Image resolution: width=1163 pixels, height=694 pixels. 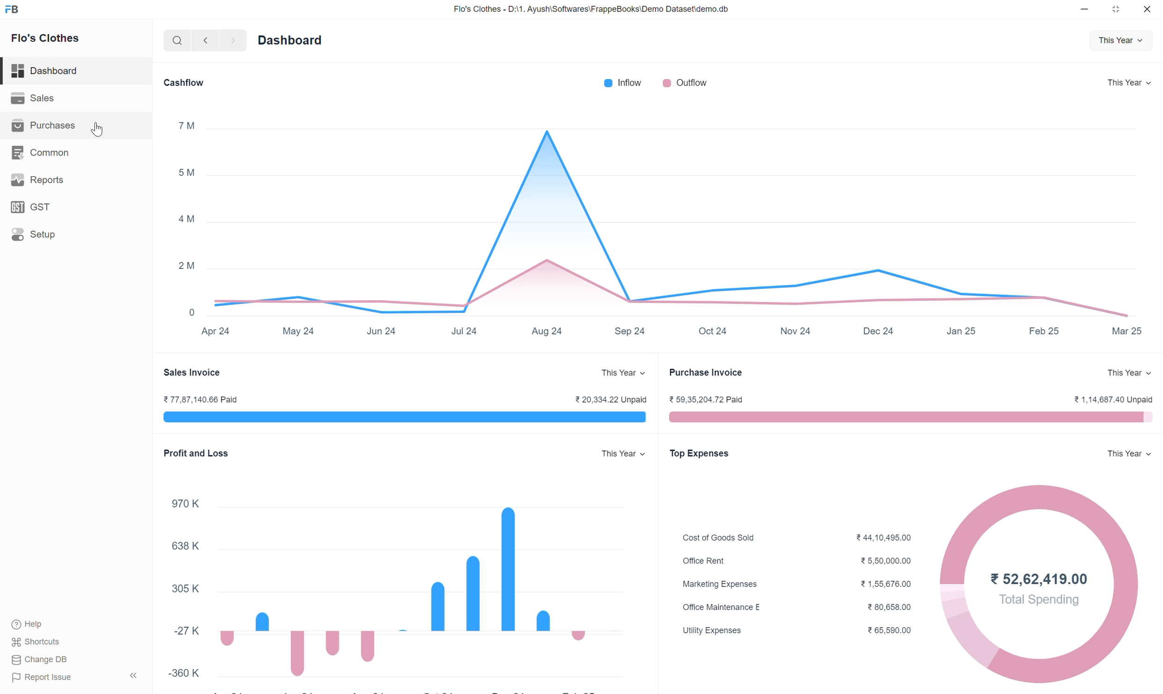 I want to click on Total spending graph, so click(x=1124, y=589).